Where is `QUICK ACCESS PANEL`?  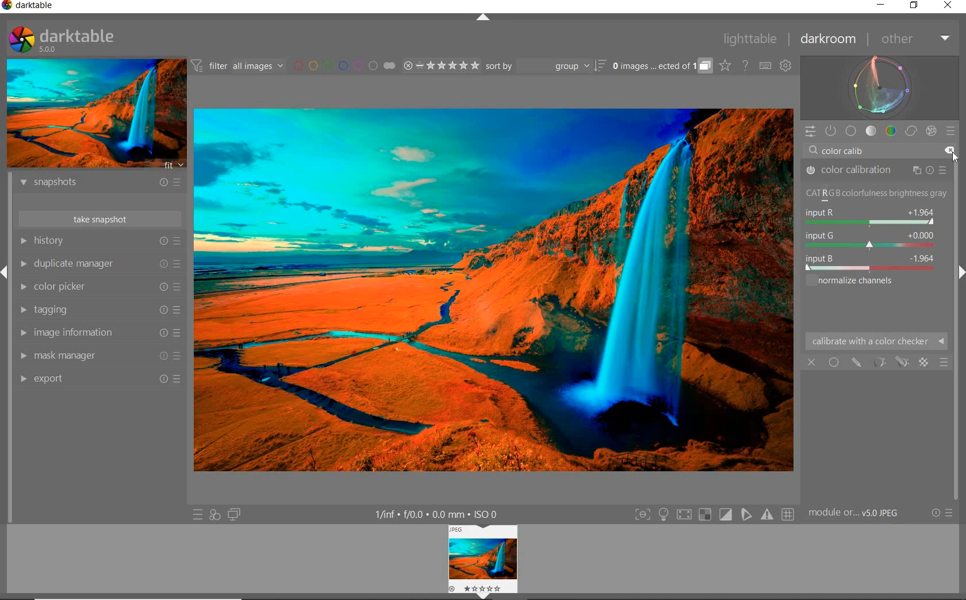 QUICK ACCESS PANEL is located at coordinates (810, 132).